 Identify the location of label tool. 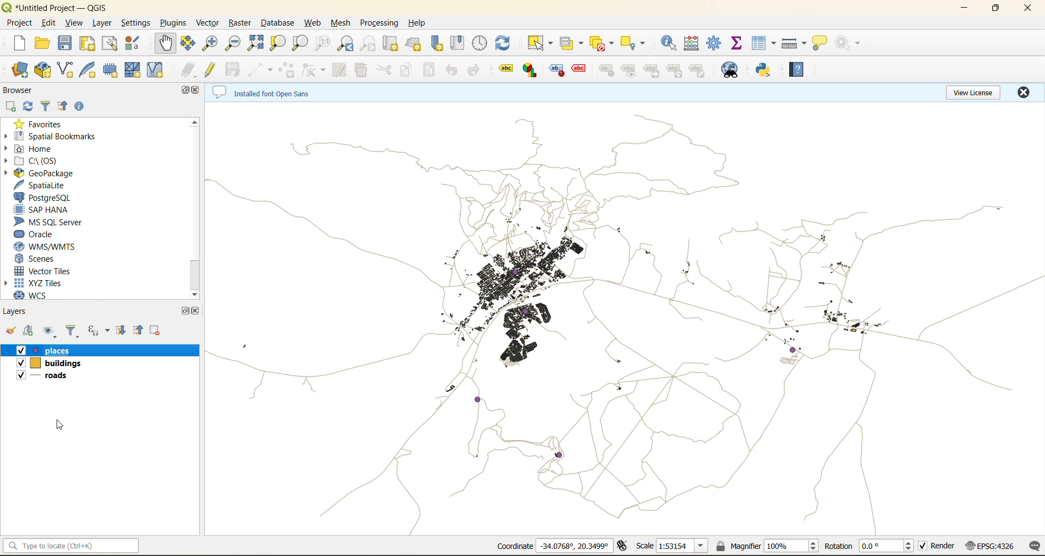
(607, 71).